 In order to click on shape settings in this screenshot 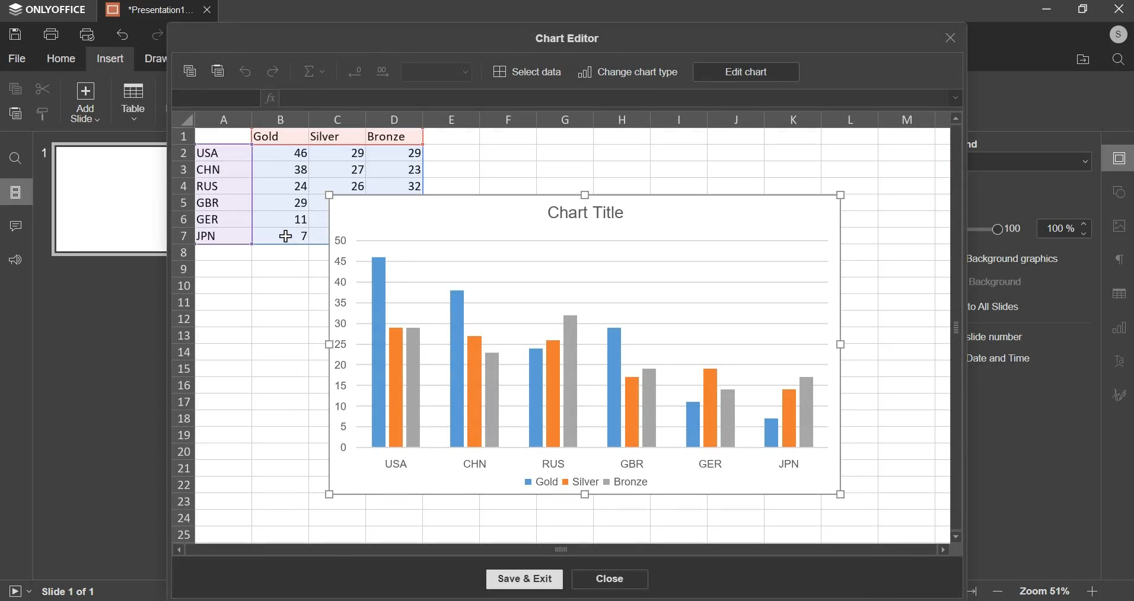, I will do `click(1122, 193)`.